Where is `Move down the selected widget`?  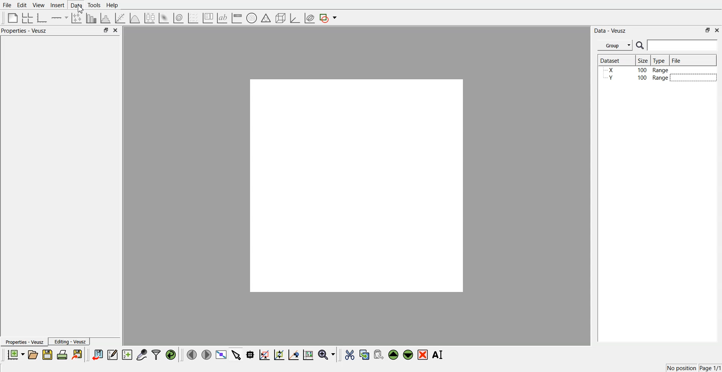
Move down the selected widget is located at coordinates (408, 355).